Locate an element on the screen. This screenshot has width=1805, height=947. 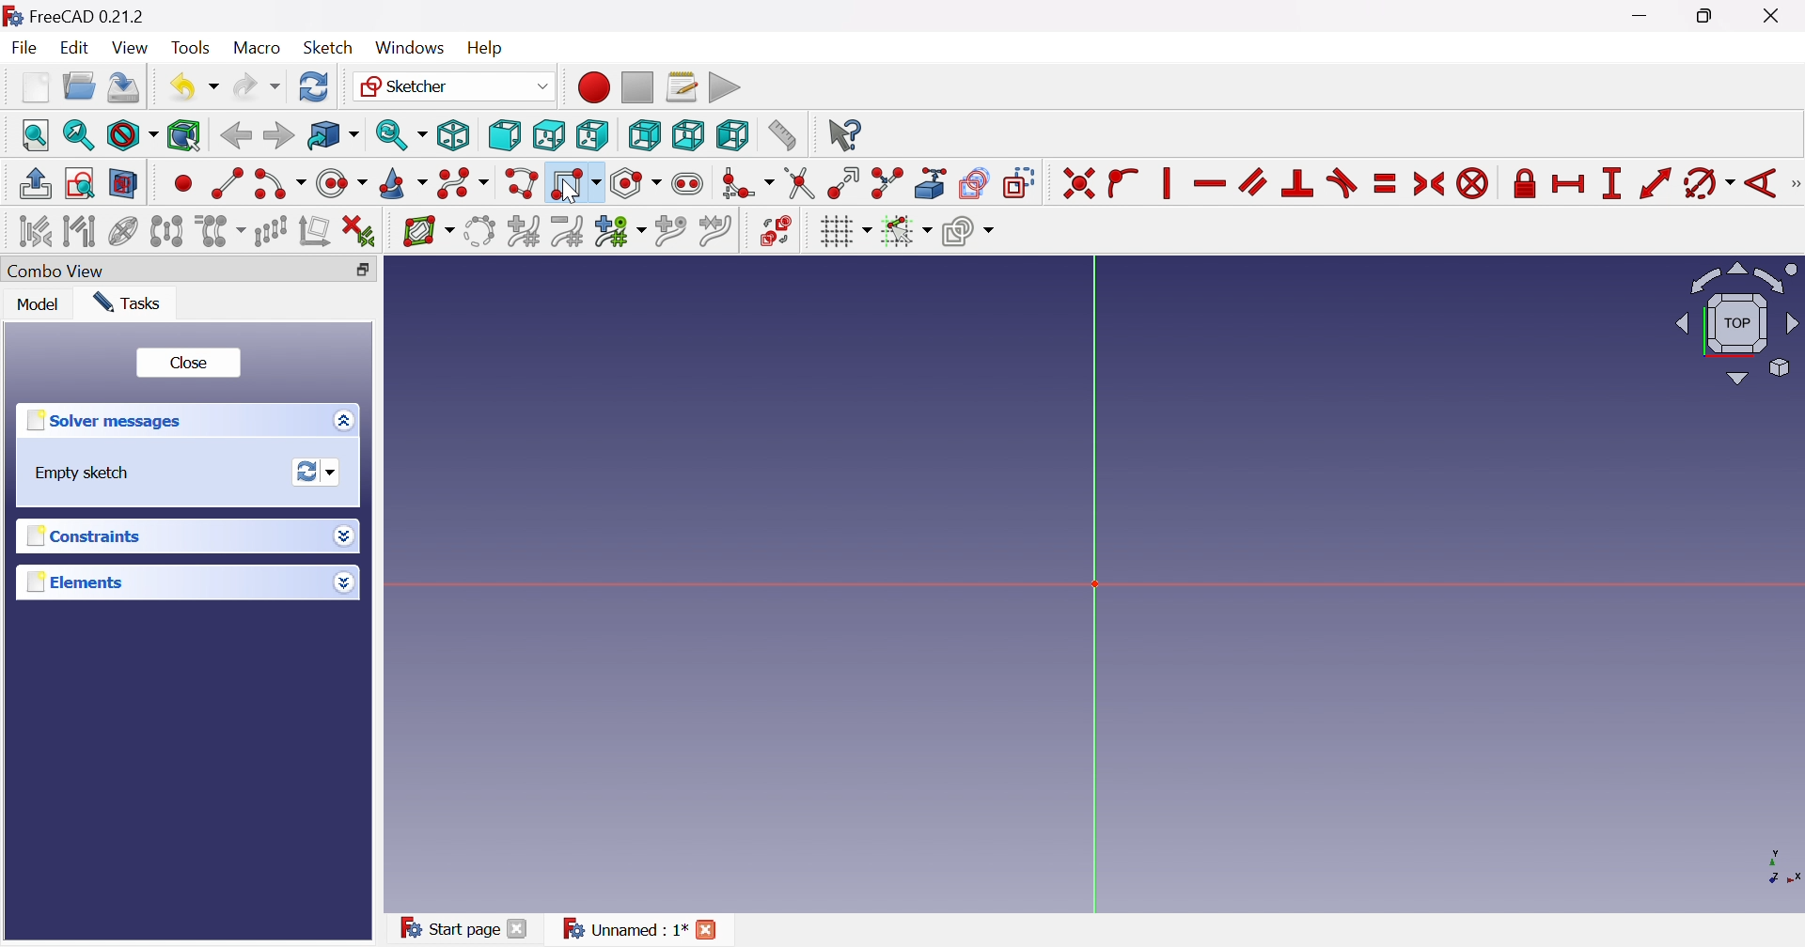
More options is located at coordinates (343, 582).